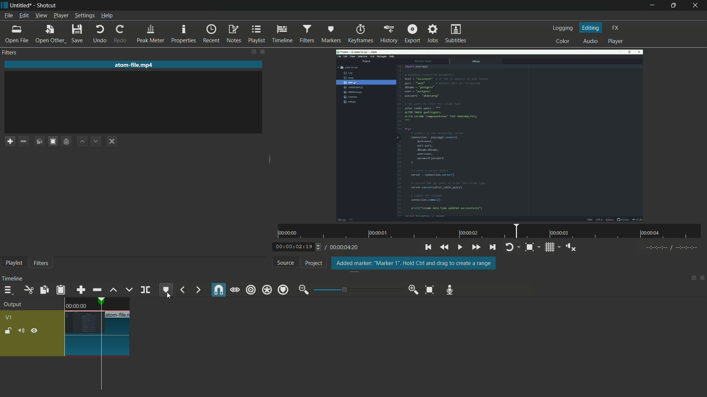 The height and width of the screenshot is (397, 707). Describe the element at coordinates (60, 16) in the screenshot. I see `player menu` at that location.